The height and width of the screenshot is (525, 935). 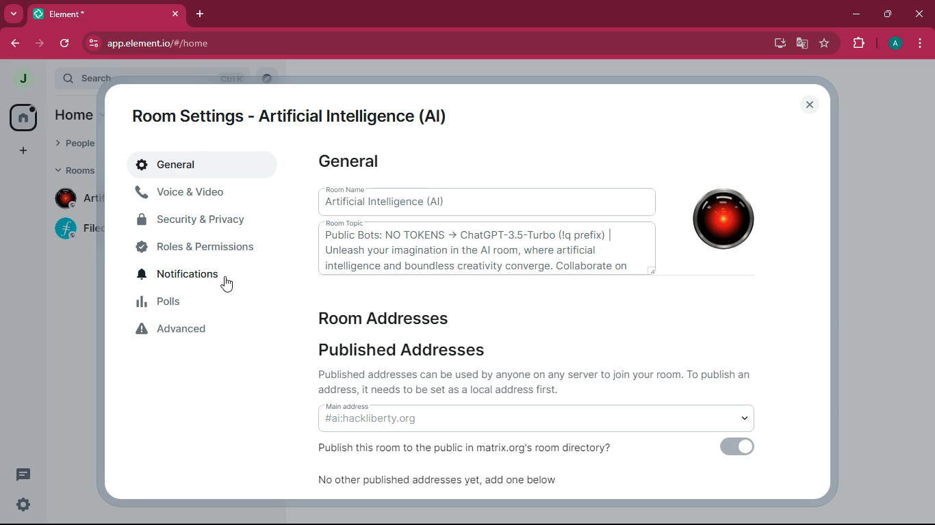 What do you see at coordinates (201, 194) in the screenshot?
I see `voice and video` at bounding box center [201, 194].